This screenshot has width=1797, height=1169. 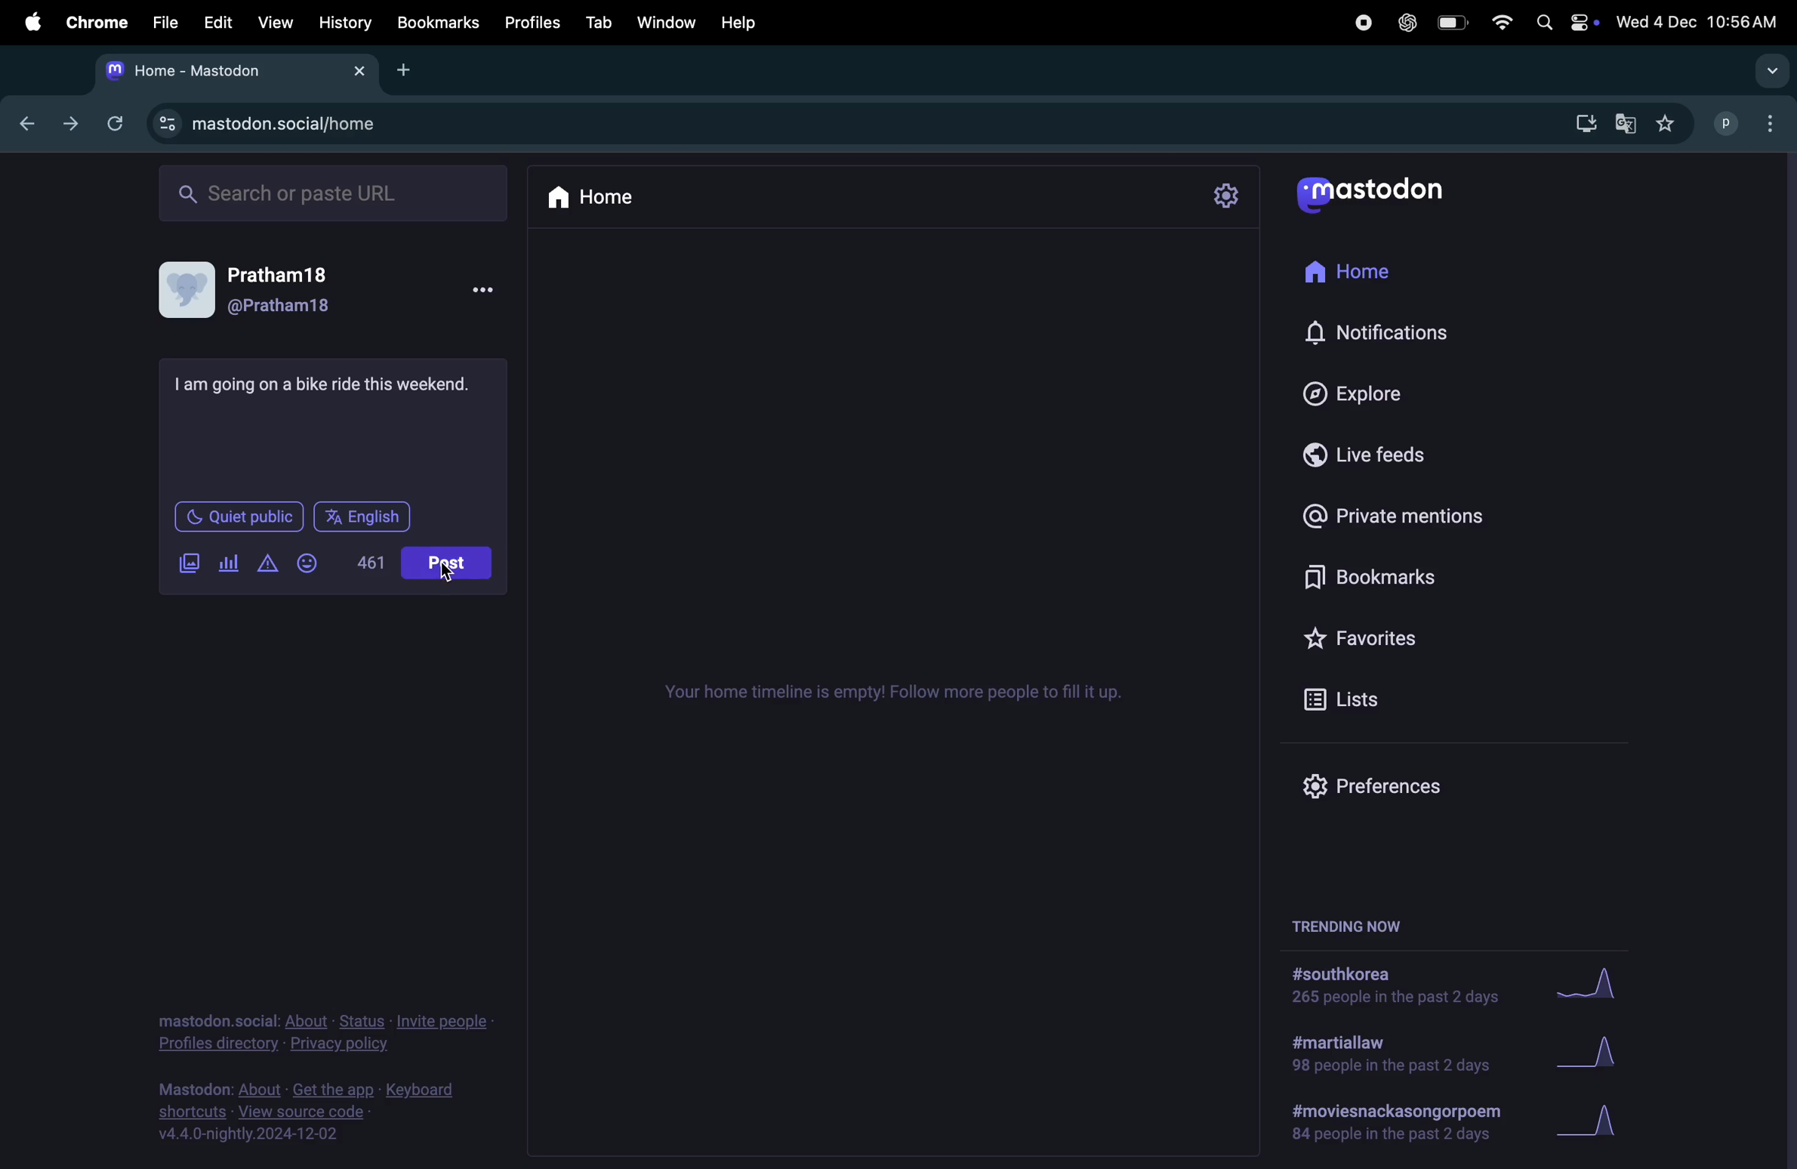 What do you see at coordinates (325, 1115) in the screenshot?
I see `view source code` at bounding box center [325, 1115].